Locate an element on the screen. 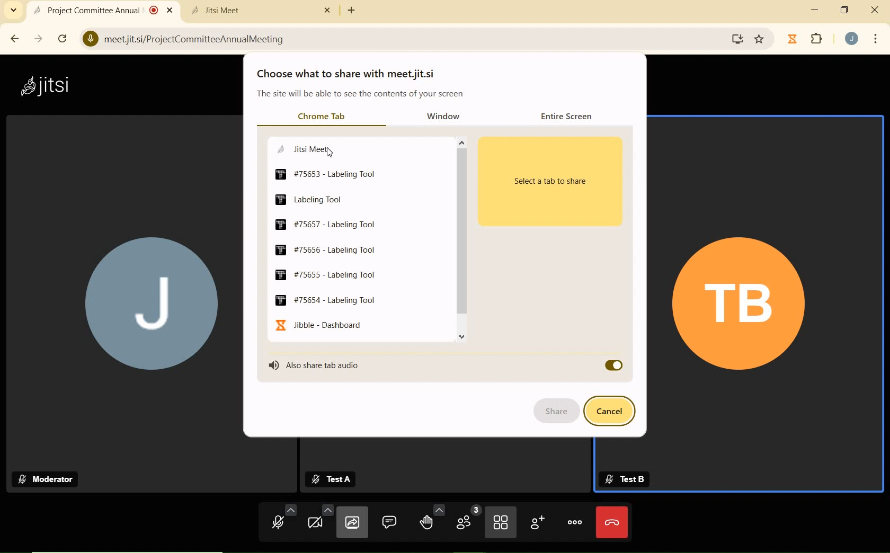  jitsi is located at coordinates (50, 85).